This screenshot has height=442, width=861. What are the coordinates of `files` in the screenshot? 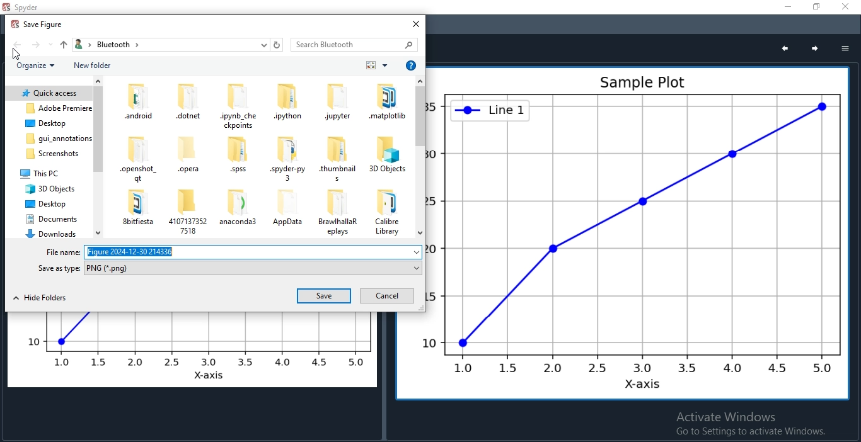 It's located at (141, 158).